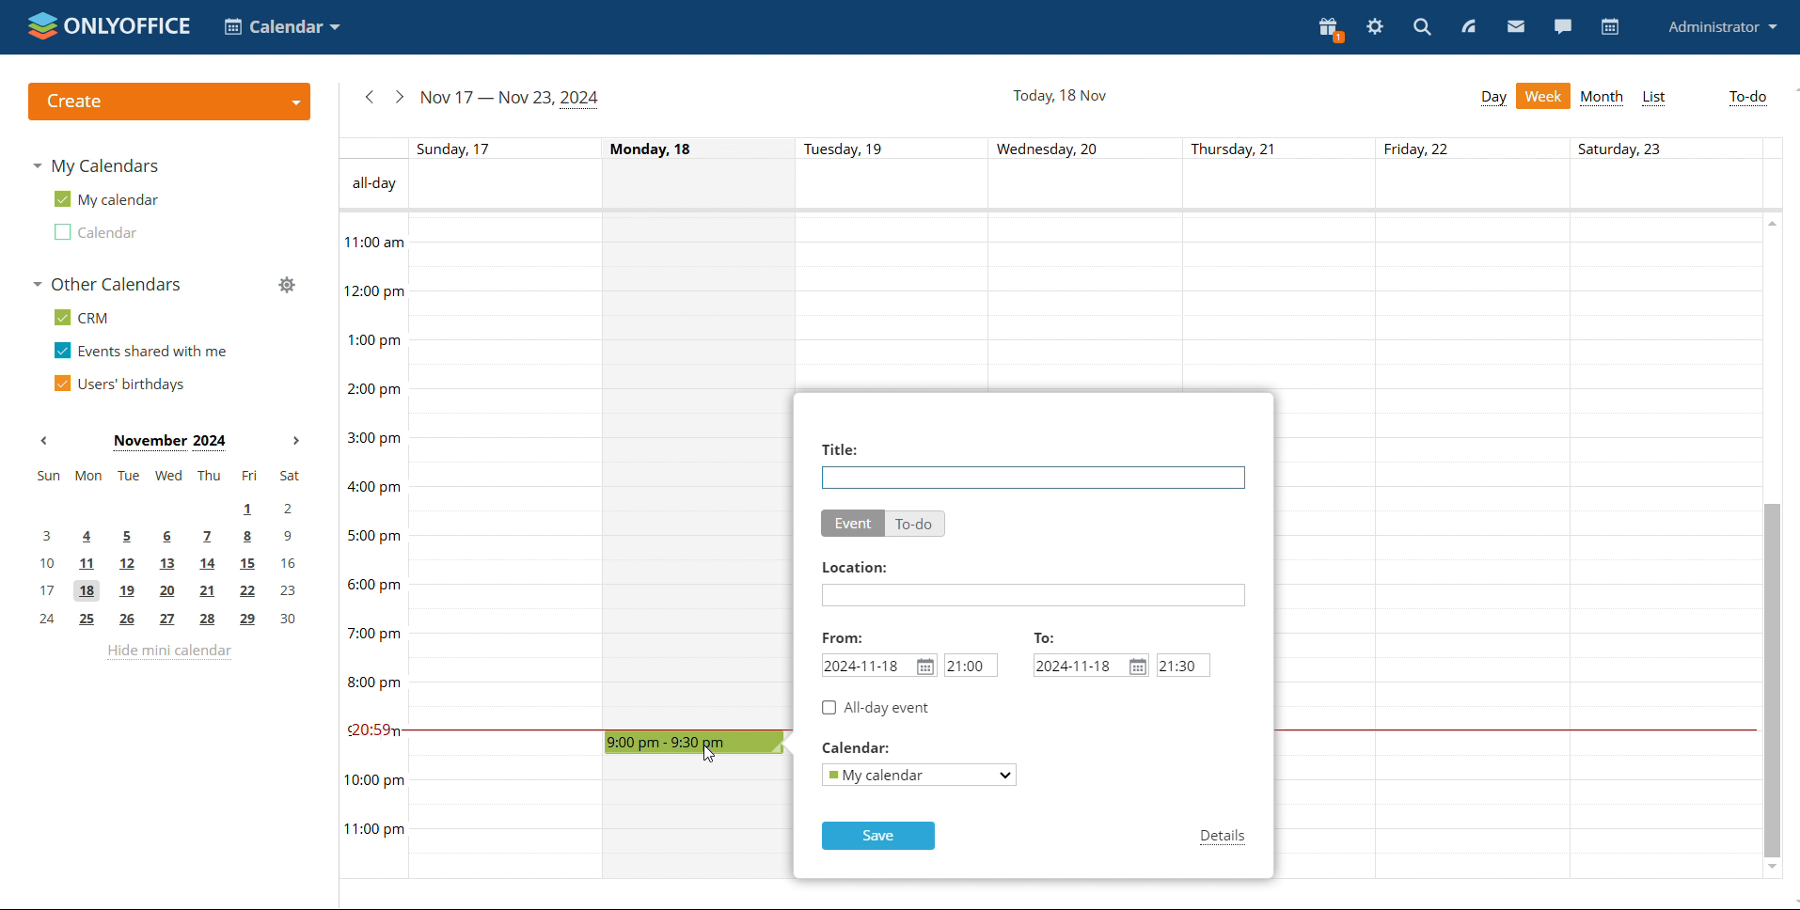 This screenshot has width=1800, height=910. Describe the element at coordinates (295, 441) in the screenshot. I see `next month` at that location.